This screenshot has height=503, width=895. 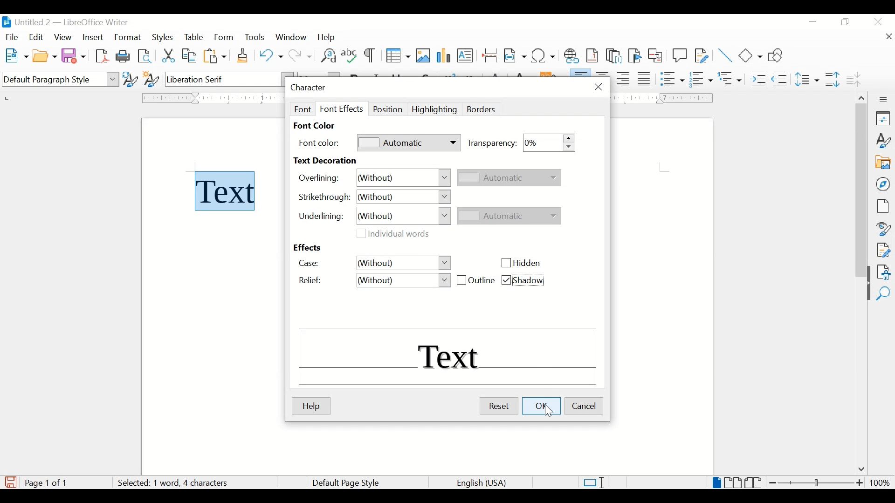 What do you see at coordinates (544, 55) in the screenshot?
I see `insert special characters` at bounding box center [544, 55].